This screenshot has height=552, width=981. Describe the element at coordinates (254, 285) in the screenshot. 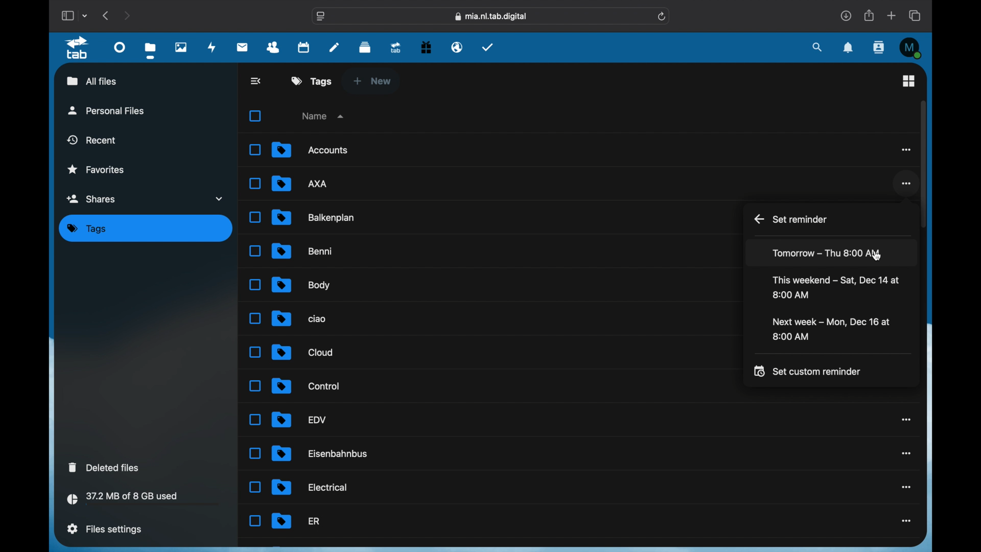

I see `Unselected Checkbox` at that location.